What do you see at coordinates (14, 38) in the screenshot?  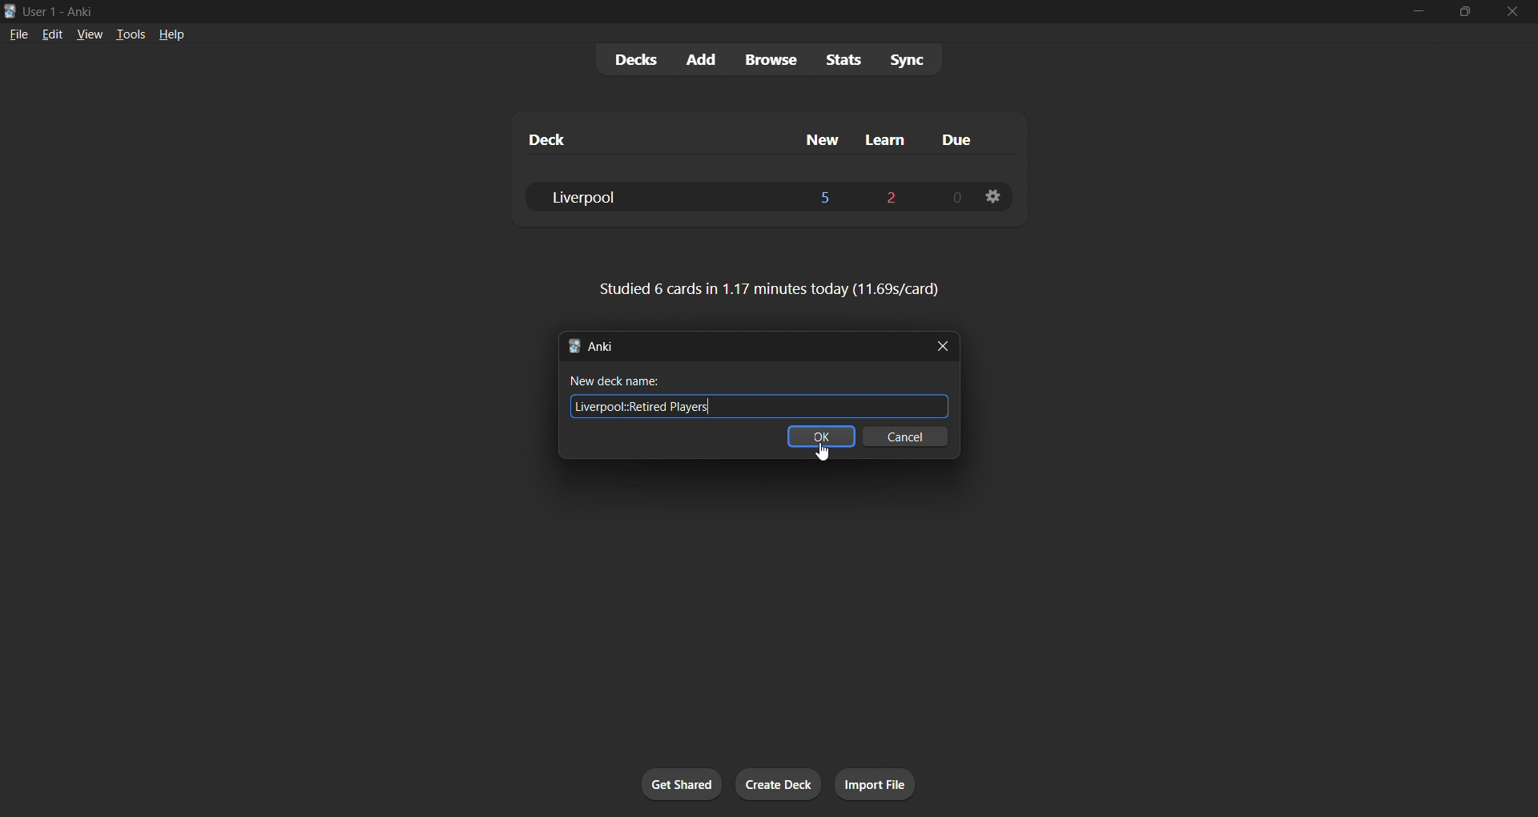 I see `file` at bounding box center [14, 38].